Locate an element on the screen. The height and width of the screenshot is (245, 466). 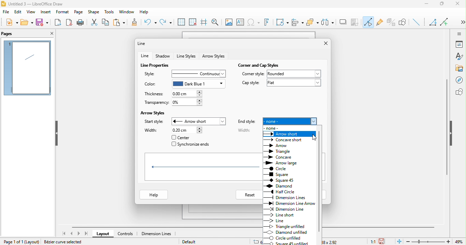
6.13/6.18 is located at coordinates (255, 242).